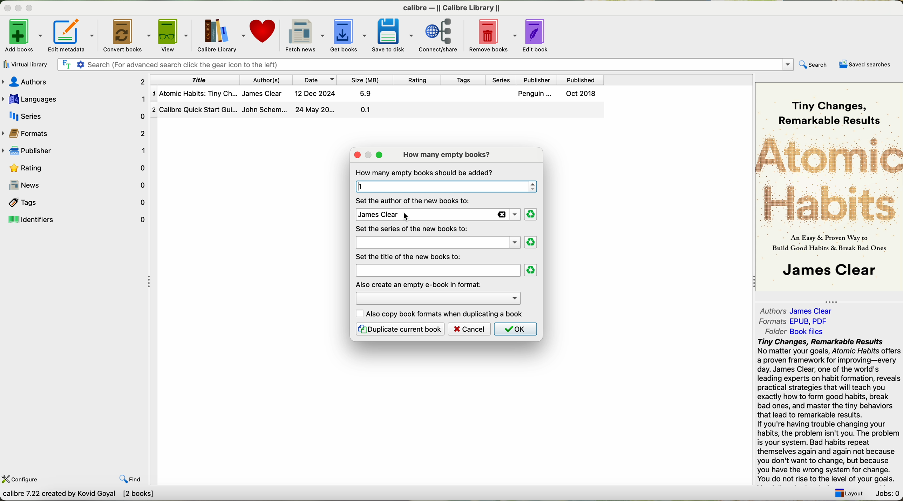 This screenshot has width=903, height=501. Describe the element at coordinates (126, 34) in the screenshot. I see `convert books` at that location.